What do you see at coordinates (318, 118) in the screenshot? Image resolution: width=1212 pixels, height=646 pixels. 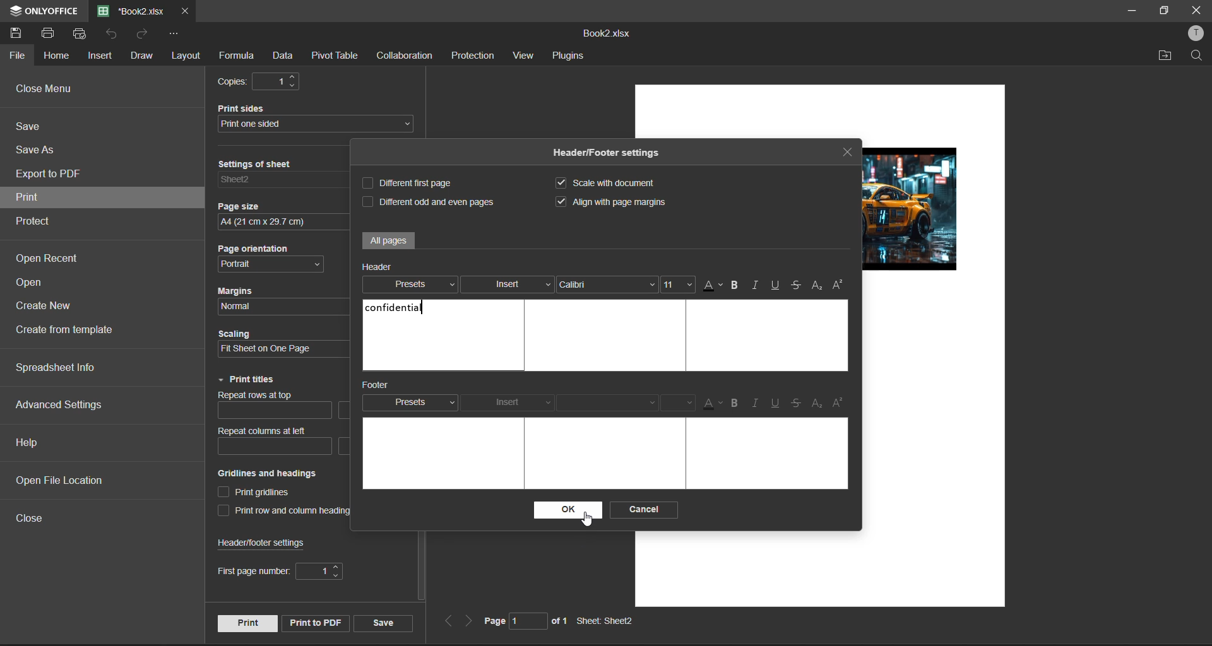 I see `print side` at bounding box center [318, 118].